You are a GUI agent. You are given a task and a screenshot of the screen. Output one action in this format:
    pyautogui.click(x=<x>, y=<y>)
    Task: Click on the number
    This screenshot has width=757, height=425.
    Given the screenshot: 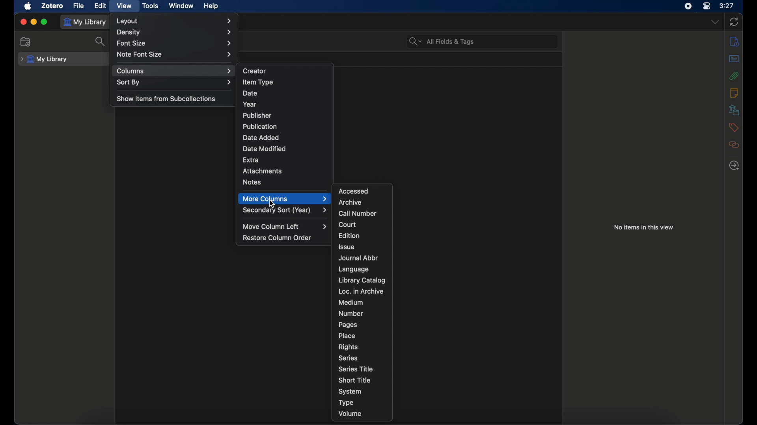 What is the action you would take?
    pyautogui.click(x=351, y=313)
    